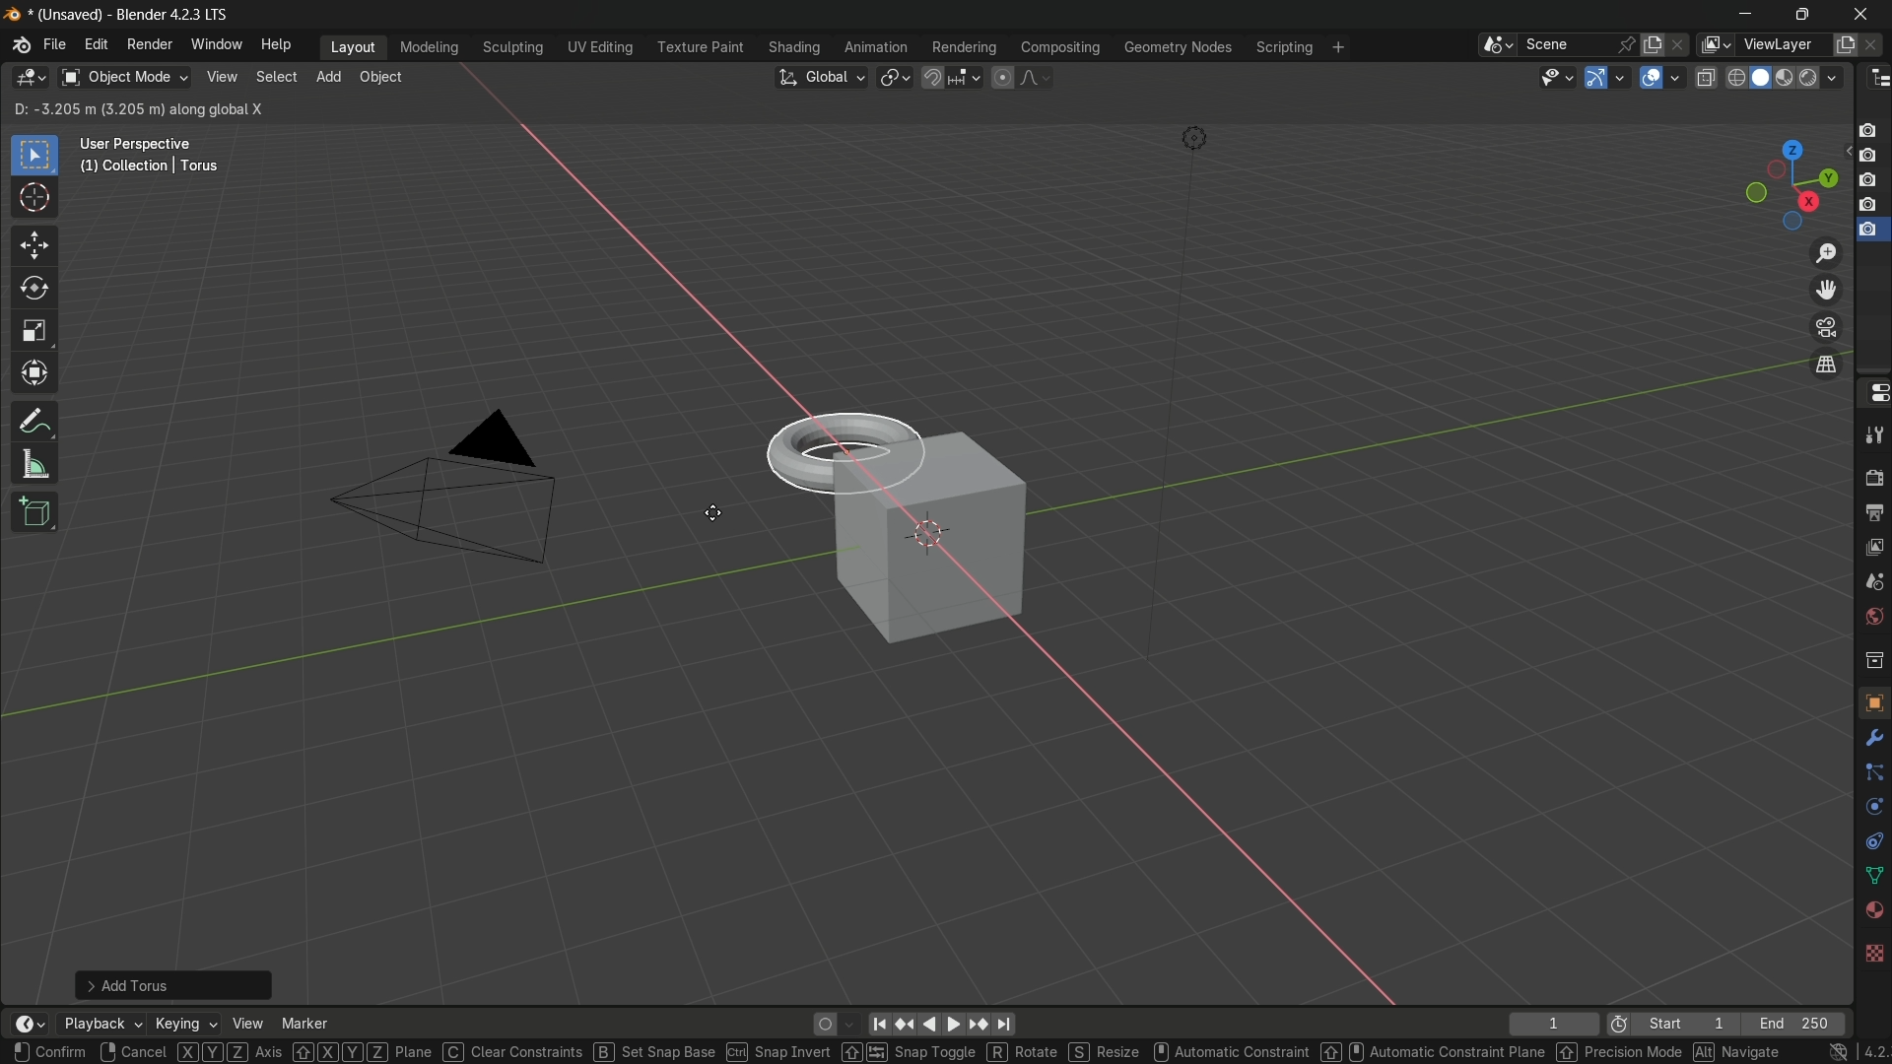  Describe the element at coordinates (1823, 78) in the screenshot. I see `material preview` at that location.